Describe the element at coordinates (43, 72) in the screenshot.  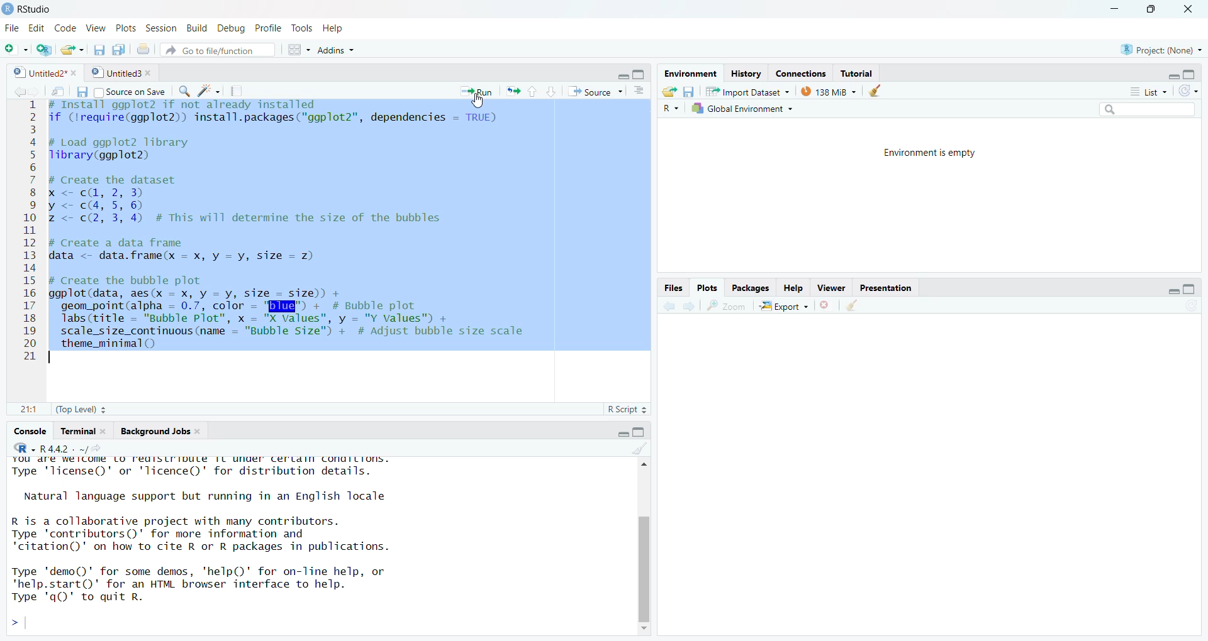
I see `Untitled2` at that location.